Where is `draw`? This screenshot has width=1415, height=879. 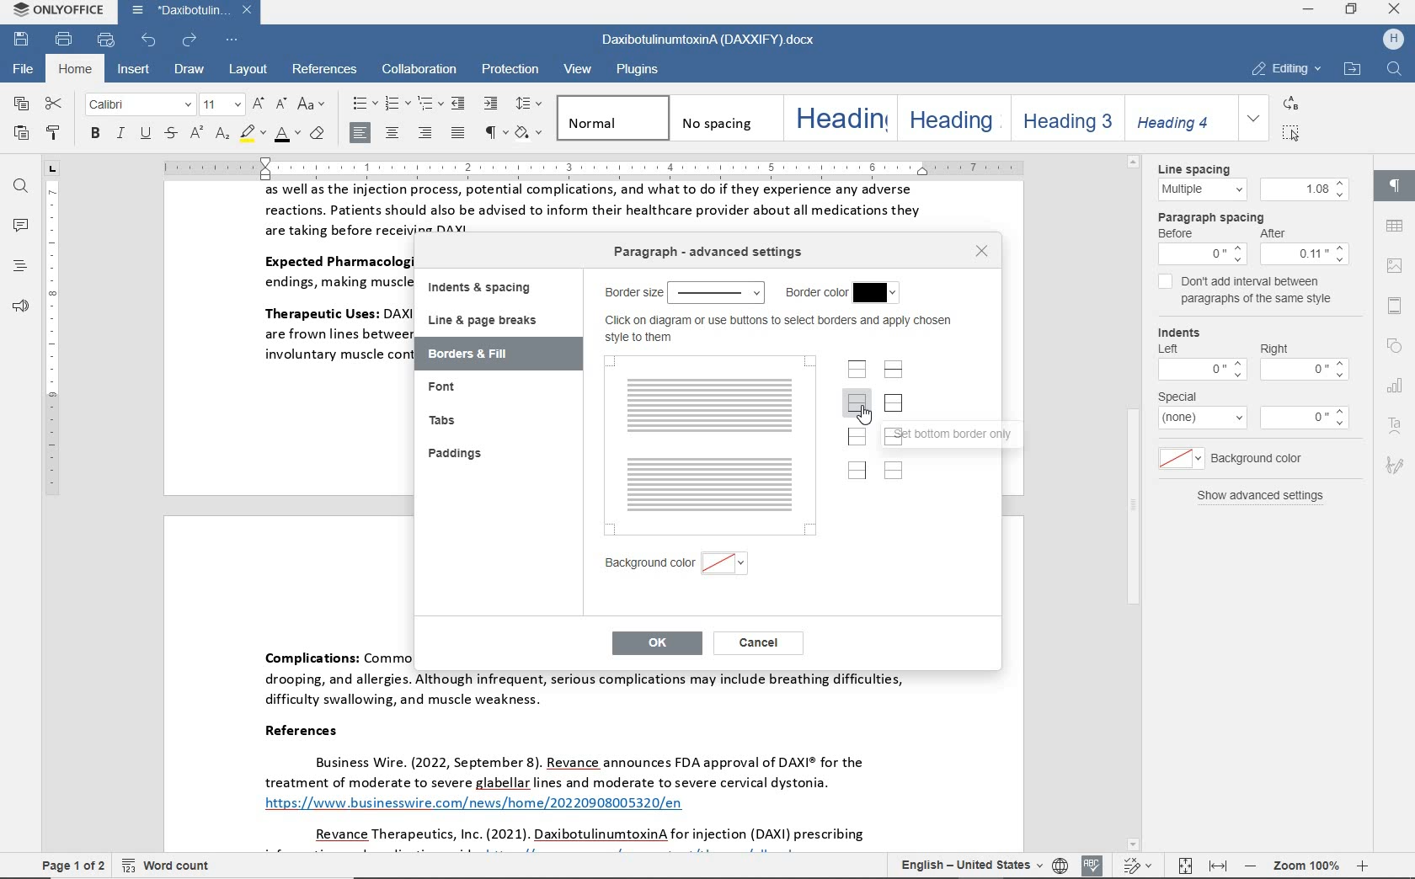 draw is located at coordinates (191, 72).